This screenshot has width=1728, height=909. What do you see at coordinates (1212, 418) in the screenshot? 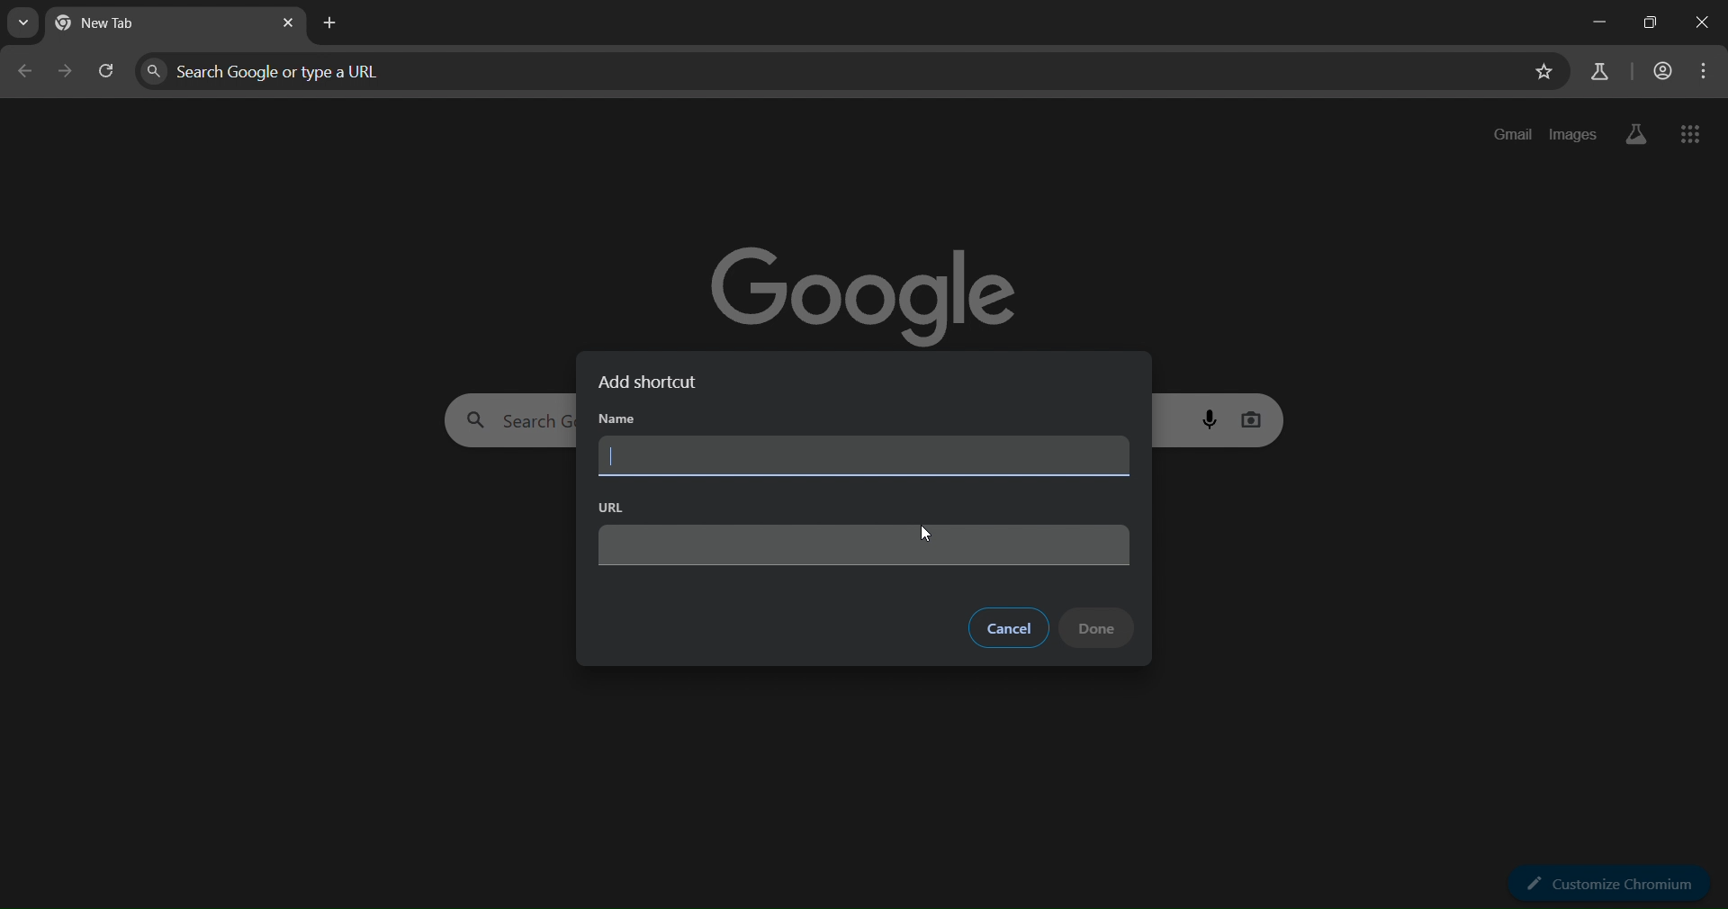
I see `voice search` at bounding box center [1212, 418].